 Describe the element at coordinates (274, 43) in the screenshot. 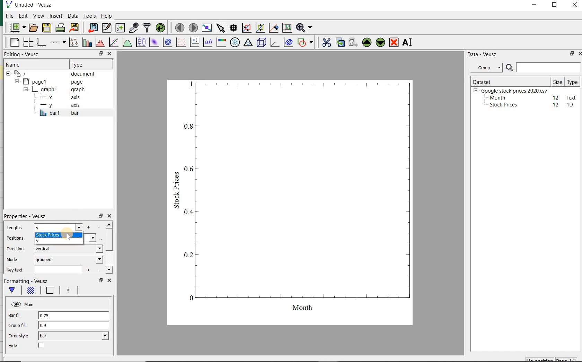

I see `3d graph` at that location.